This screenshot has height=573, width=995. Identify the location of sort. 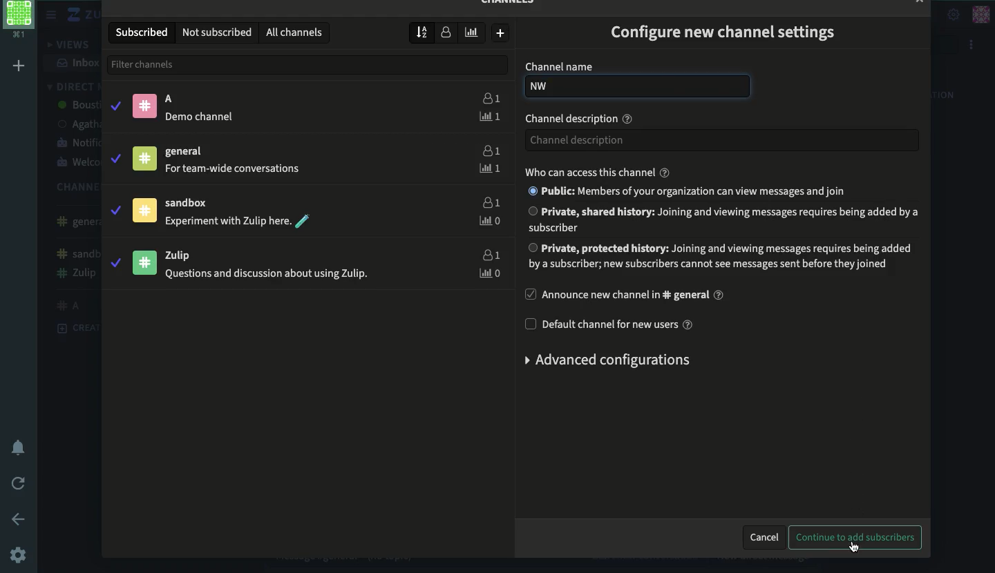
(421, 32).